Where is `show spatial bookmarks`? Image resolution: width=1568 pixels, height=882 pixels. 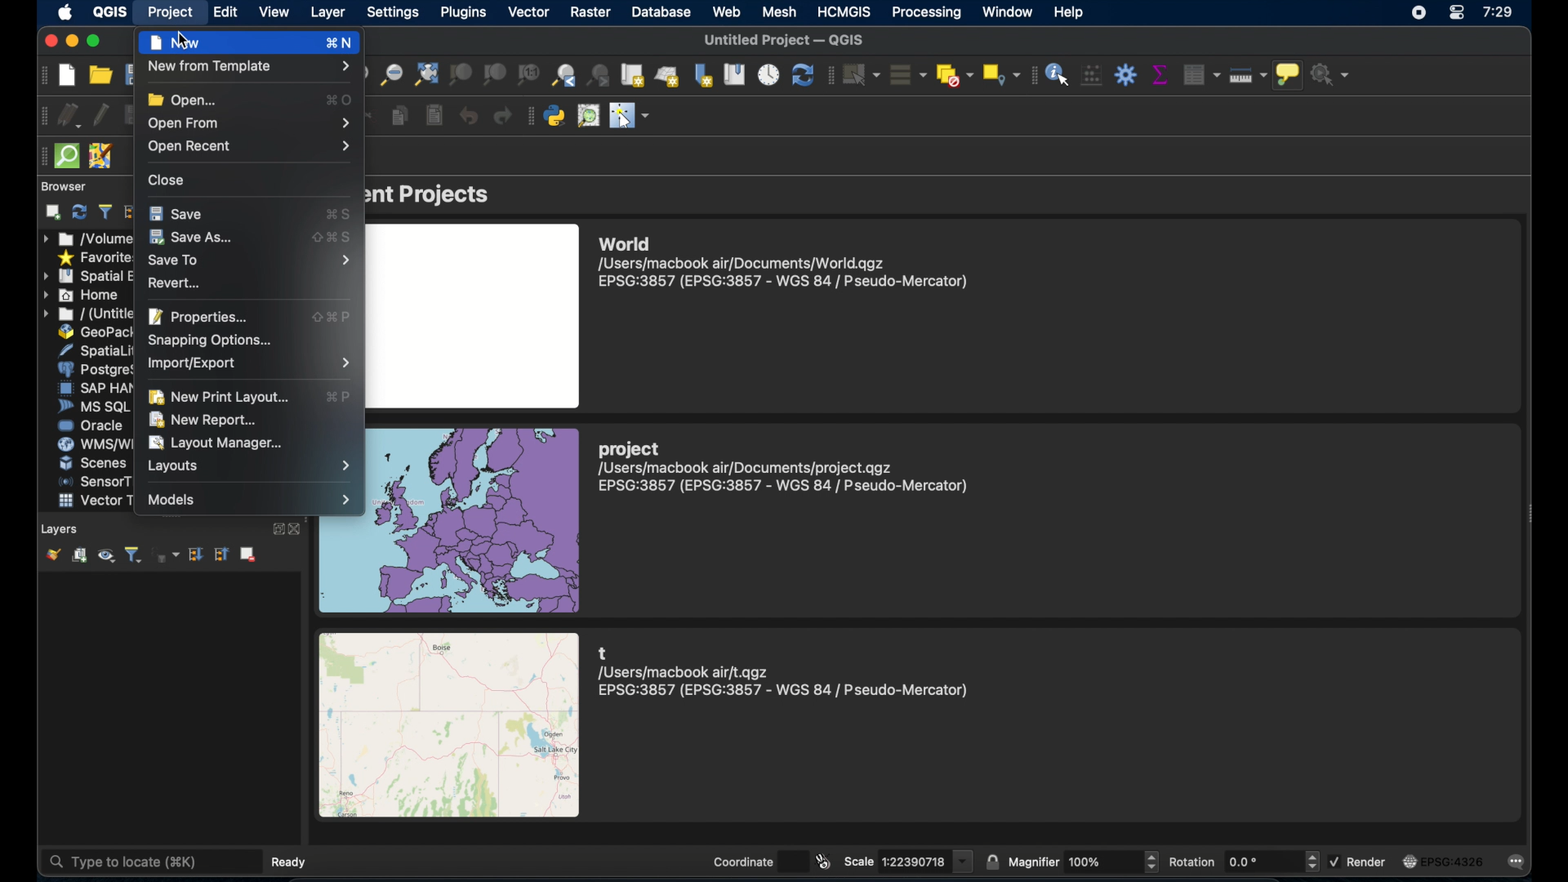
show spatial bookmarks is located at coordinates (734, 75).